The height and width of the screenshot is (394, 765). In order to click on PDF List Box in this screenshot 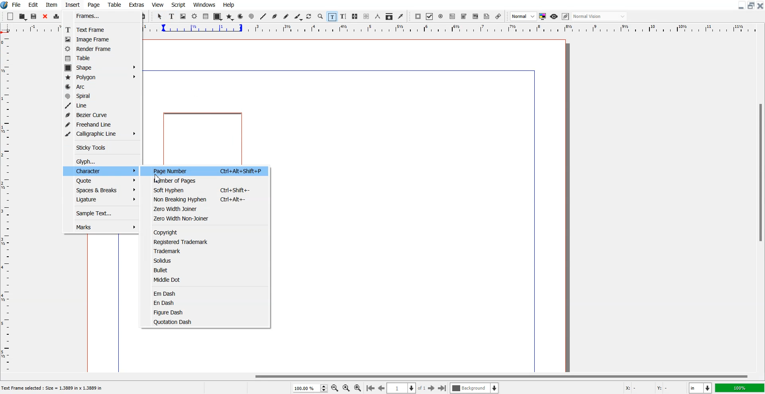, I will do `click(475, 17)`.